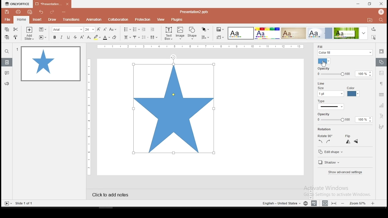 The width and height of the screenshot is (388, 218). Describe the element at coordinates (7, 73) in the screenshot. I see `comments` at that location.